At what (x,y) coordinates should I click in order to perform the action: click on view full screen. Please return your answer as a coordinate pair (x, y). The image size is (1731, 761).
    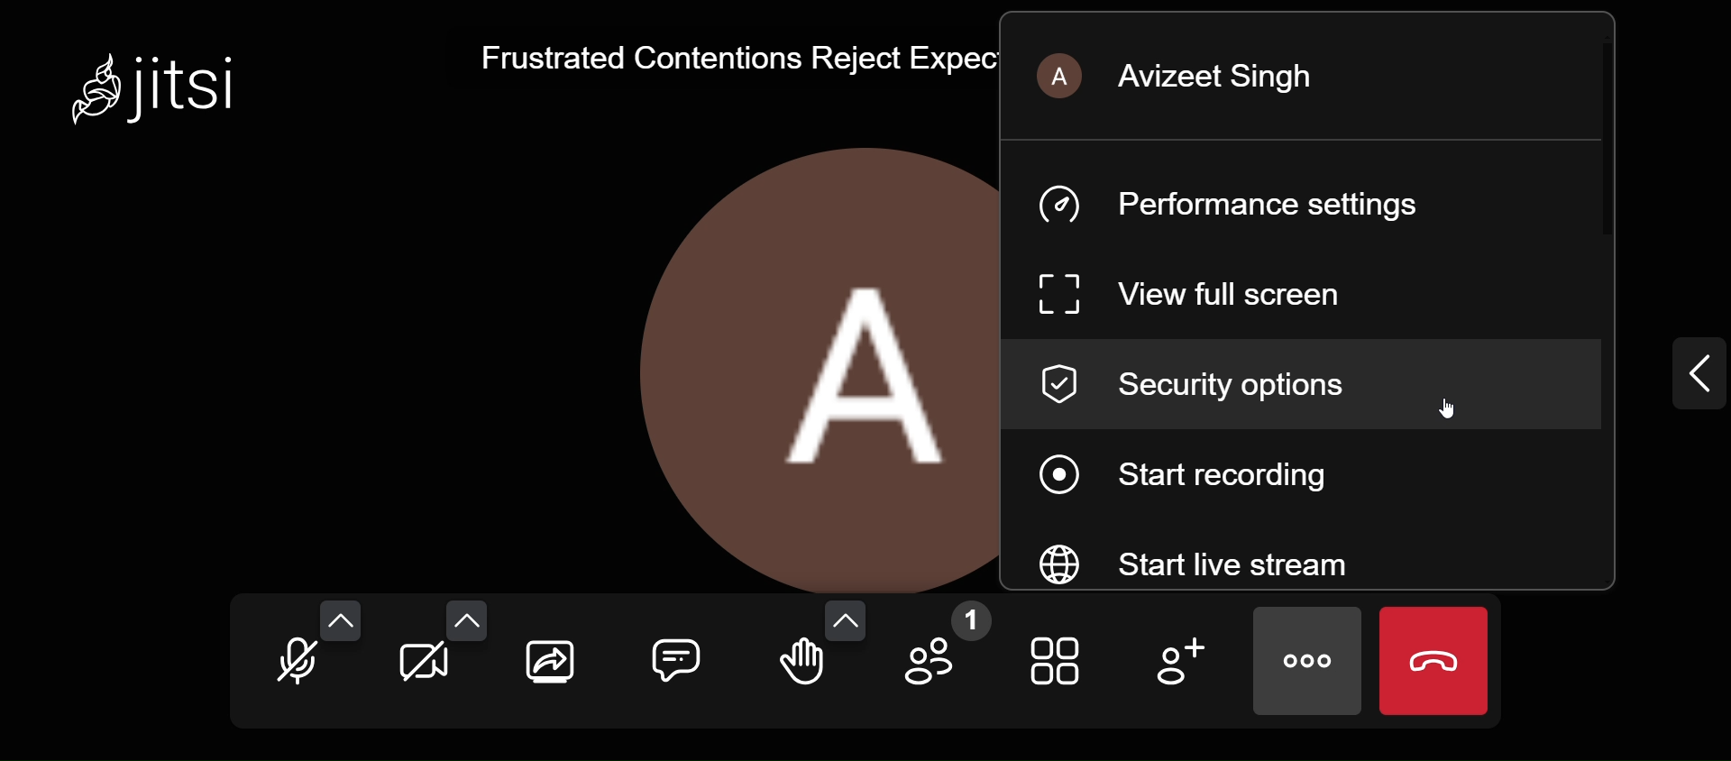
    Looking at the image, I should click on (1203, 292).